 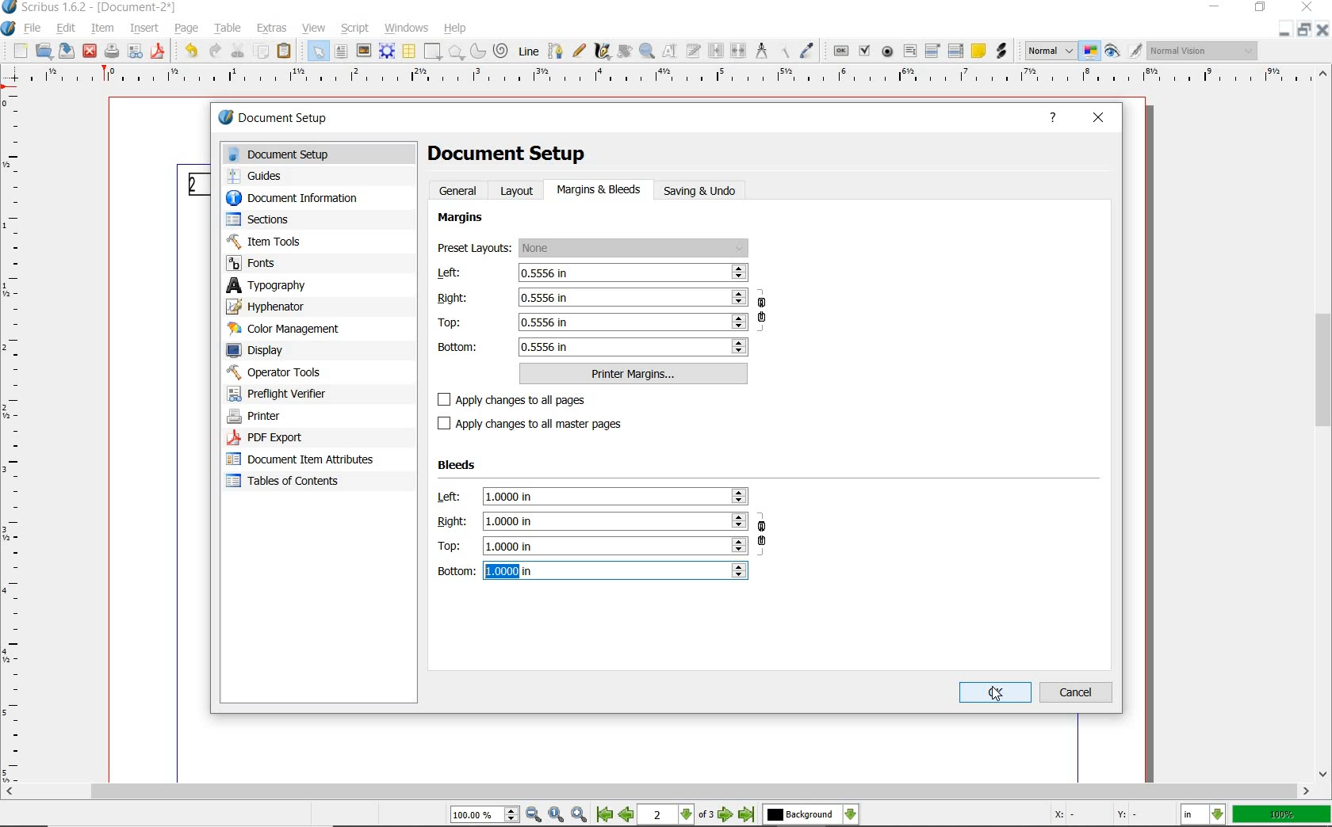 I want to click on arc, so click(x=477, y=52).